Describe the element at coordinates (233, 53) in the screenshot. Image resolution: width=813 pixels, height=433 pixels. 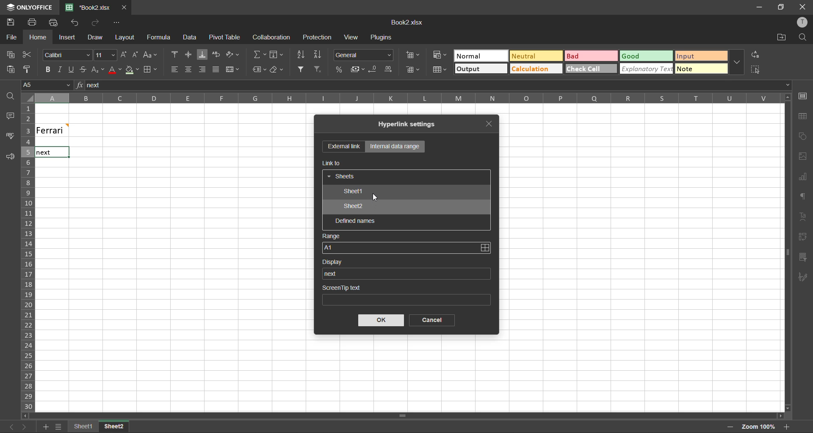
I see `orientation` at that location.